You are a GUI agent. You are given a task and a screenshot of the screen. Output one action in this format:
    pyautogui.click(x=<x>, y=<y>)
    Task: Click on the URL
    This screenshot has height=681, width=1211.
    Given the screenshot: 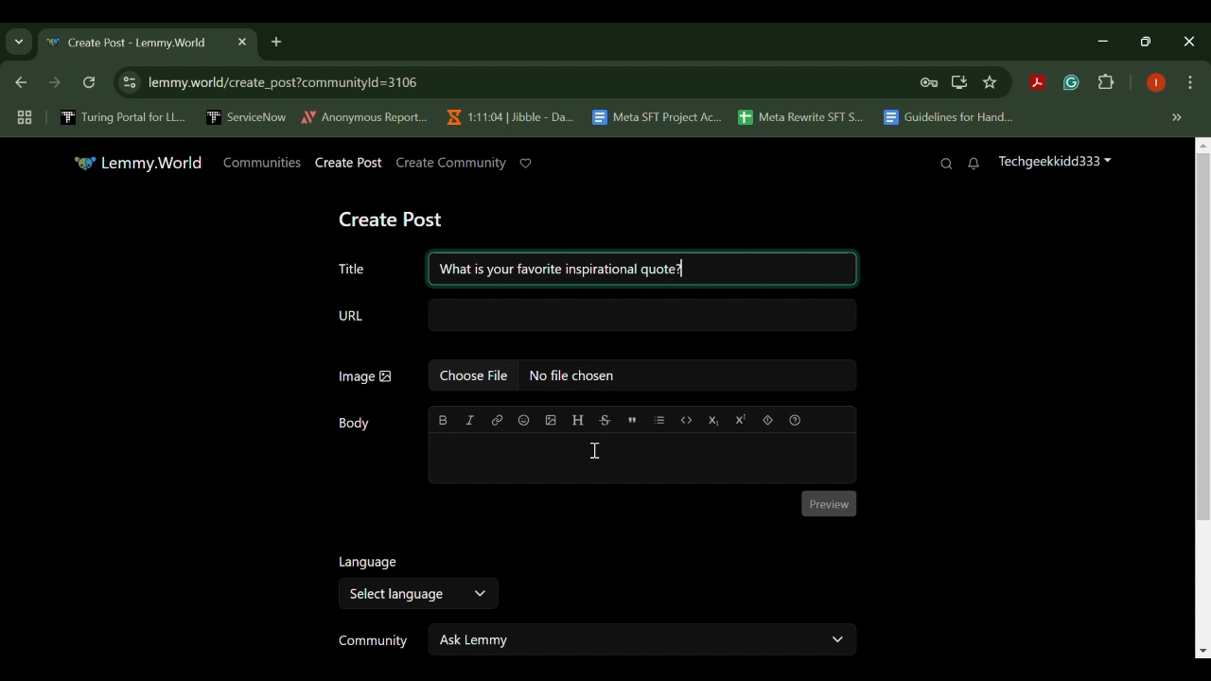 What is the action you would take?
    pyautogui.click(x=596, y=316)
    